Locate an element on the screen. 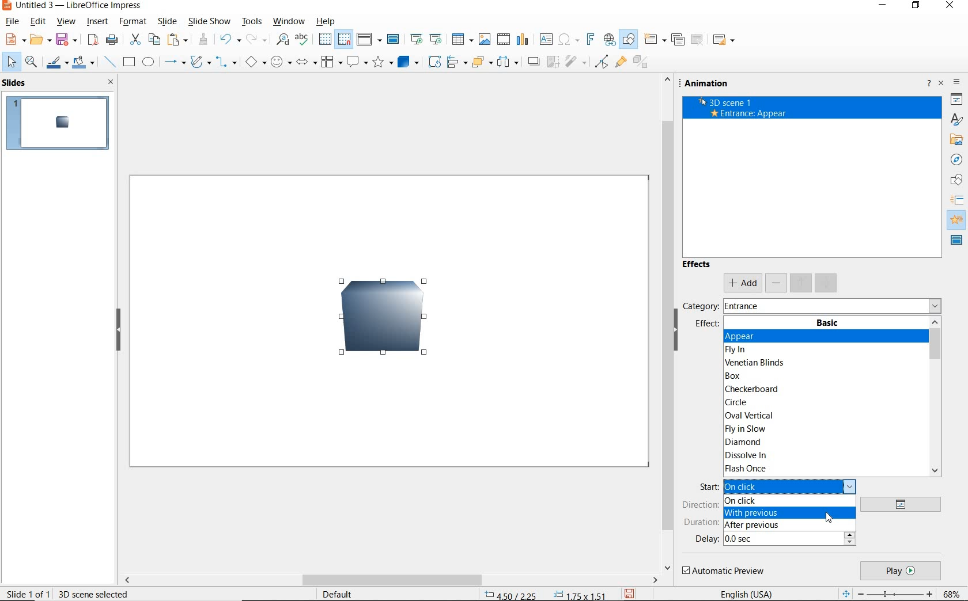  ON CLICK is located at coordinates (786, 502).